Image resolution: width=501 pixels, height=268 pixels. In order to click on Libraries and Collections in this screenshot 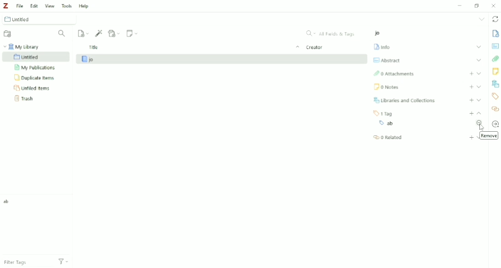, I will do `click(495, 84)`.